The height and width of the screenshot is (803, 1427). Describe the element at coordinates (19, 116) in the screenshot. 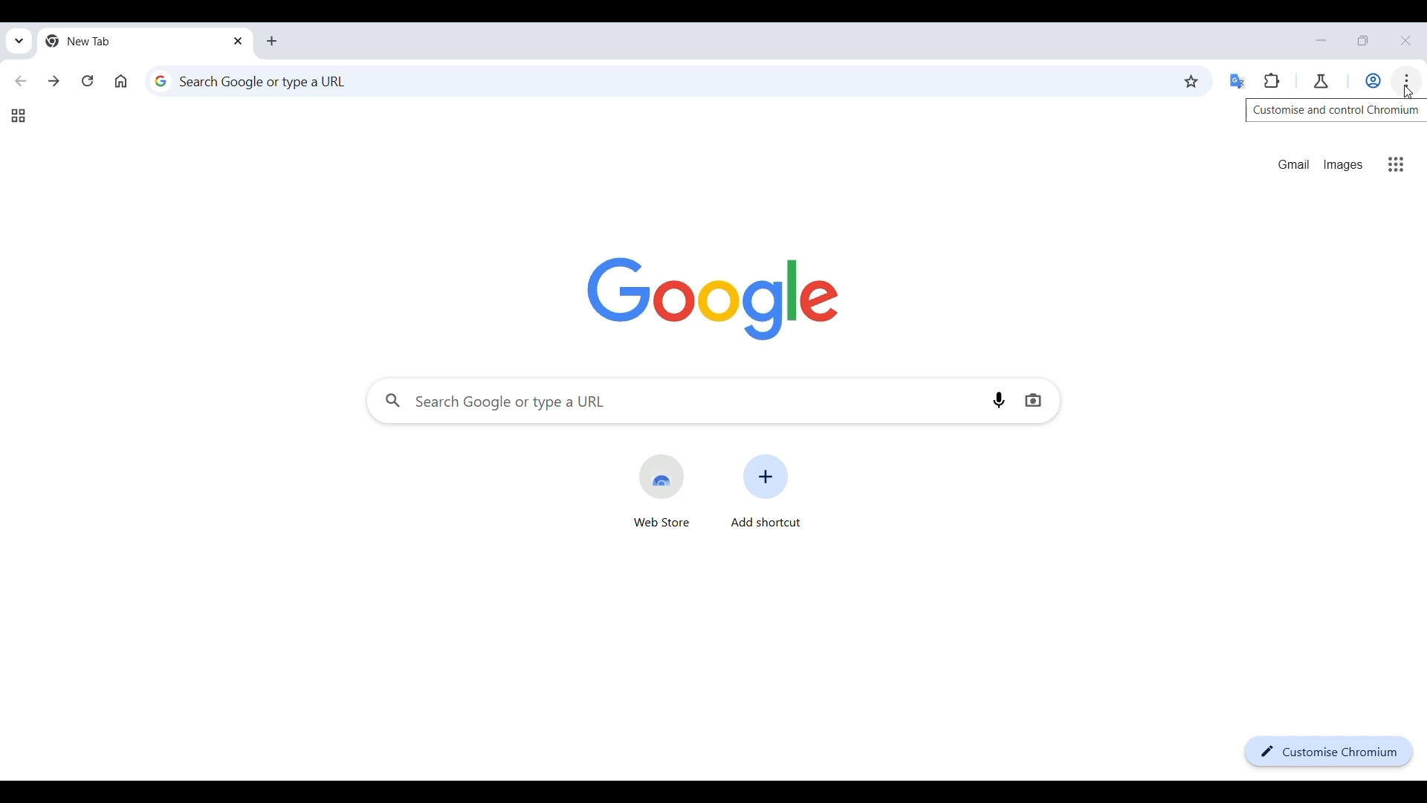

I see `Tab groups ` at that location.